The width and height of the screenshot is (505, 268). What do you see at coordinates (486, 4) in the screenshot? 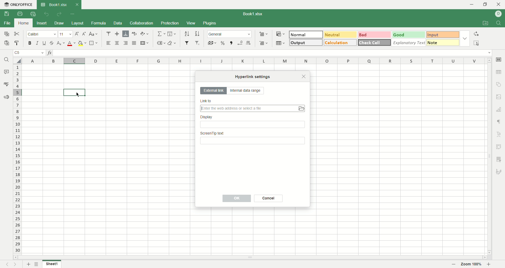
I see `maximize` at bounding box center [486, 4].